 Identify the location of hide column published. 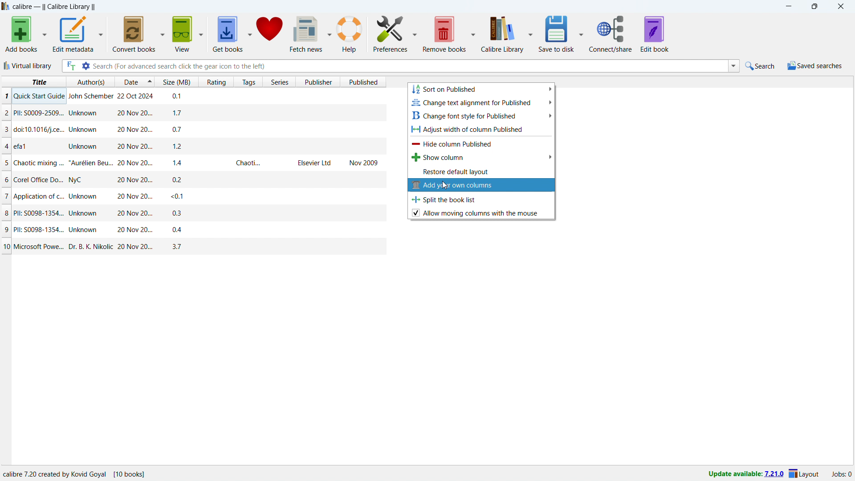
(481, 143).